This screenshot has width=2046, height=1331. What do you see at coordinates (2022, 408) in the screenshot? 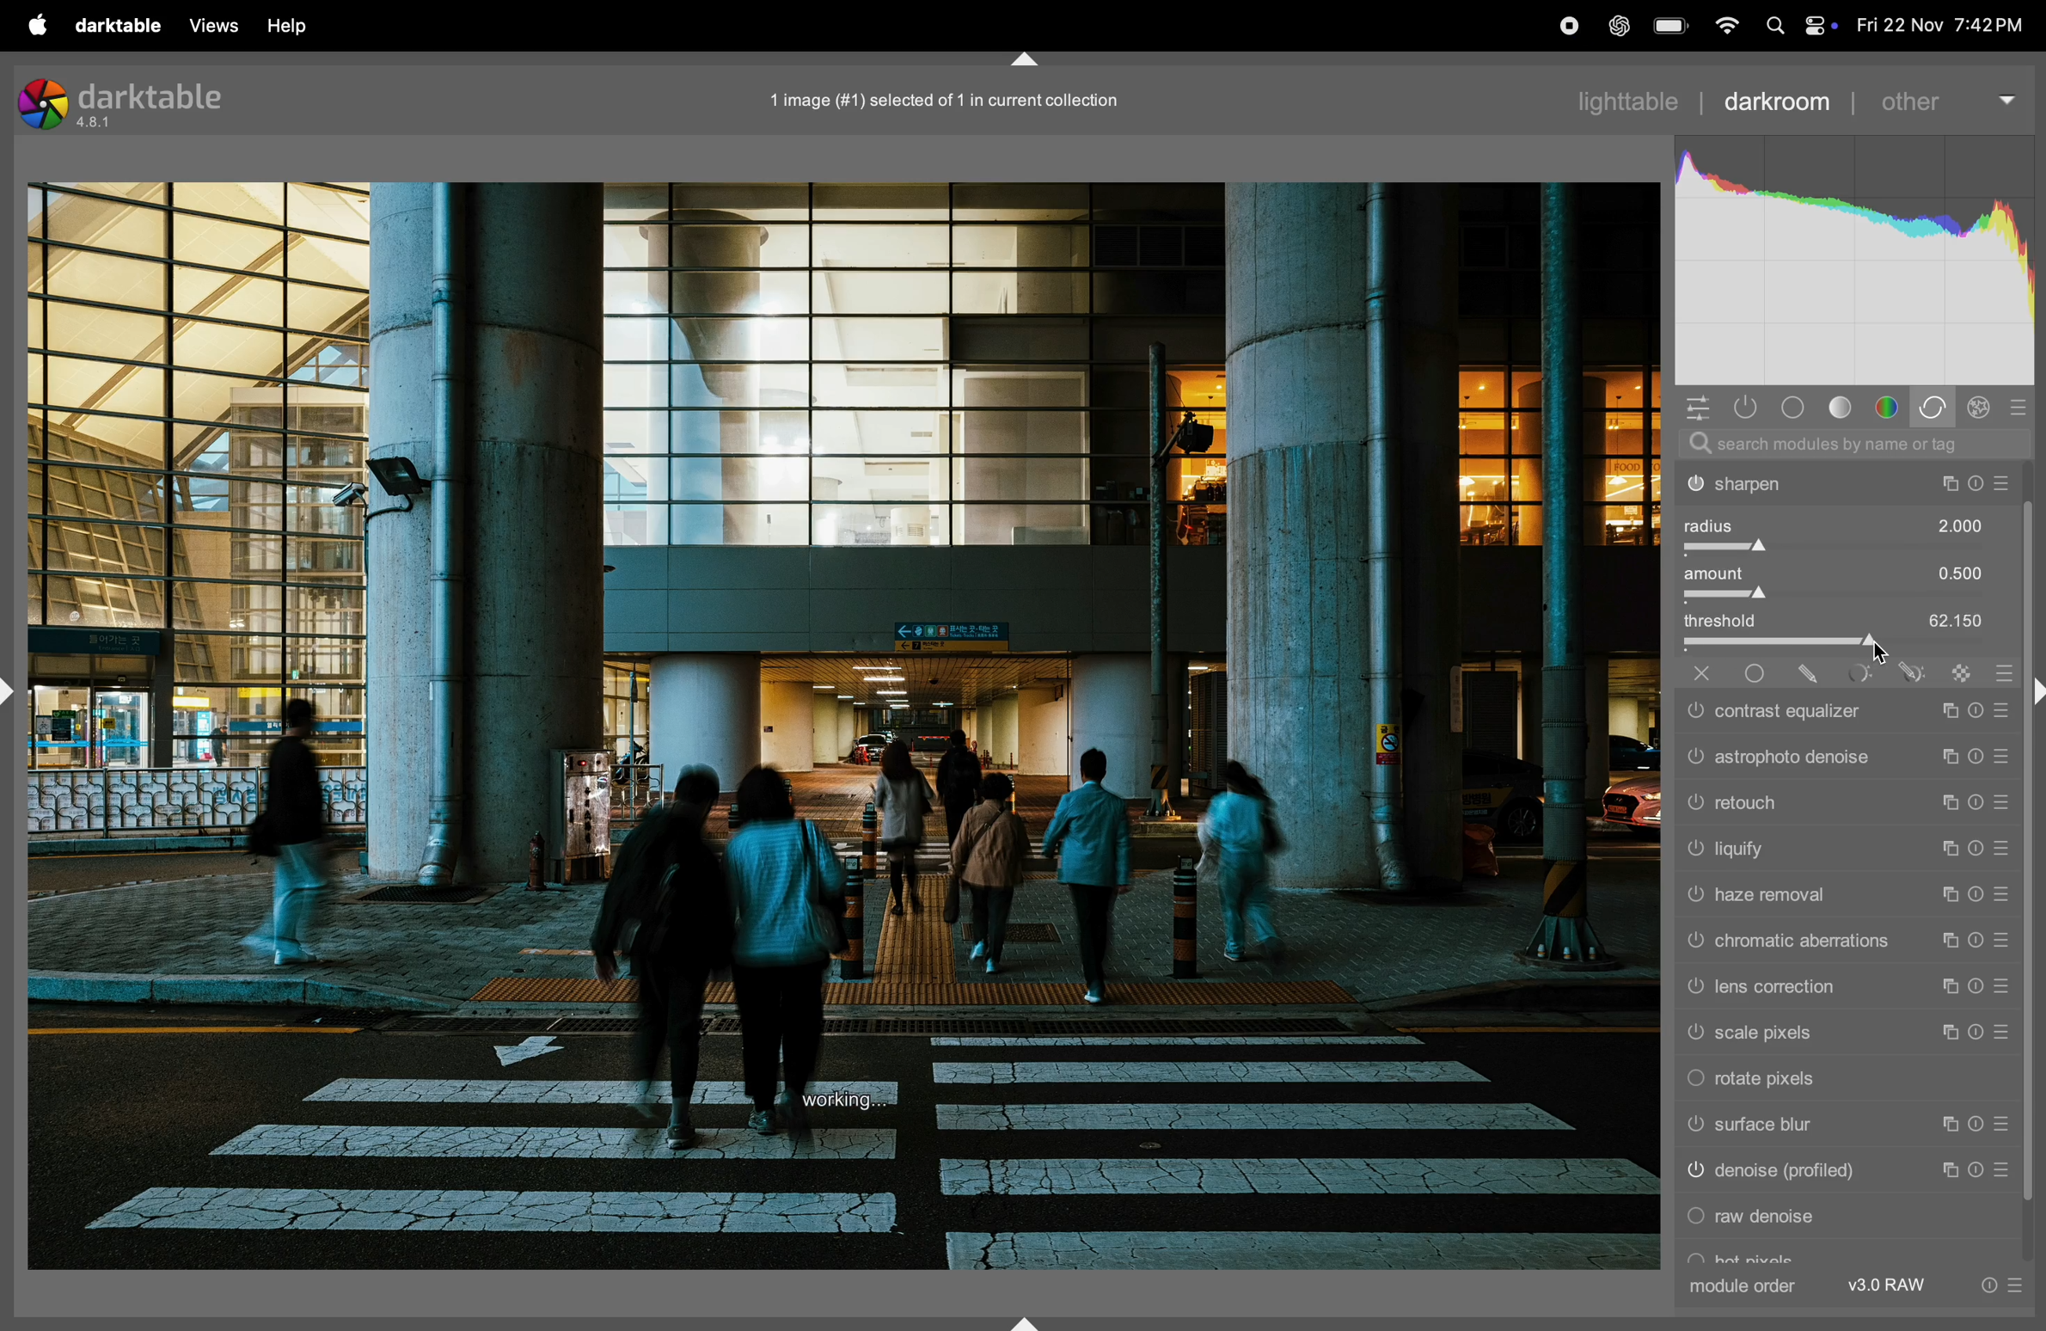
I see `reset` at bounding box center [2022, 408].